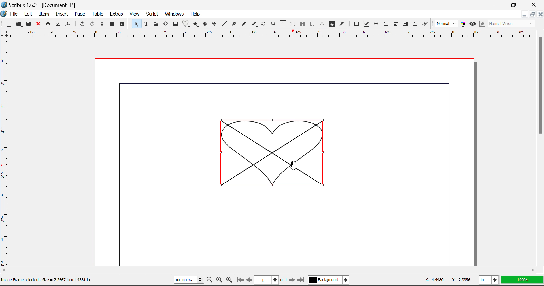  I want to click on Help, so click(195, 14).